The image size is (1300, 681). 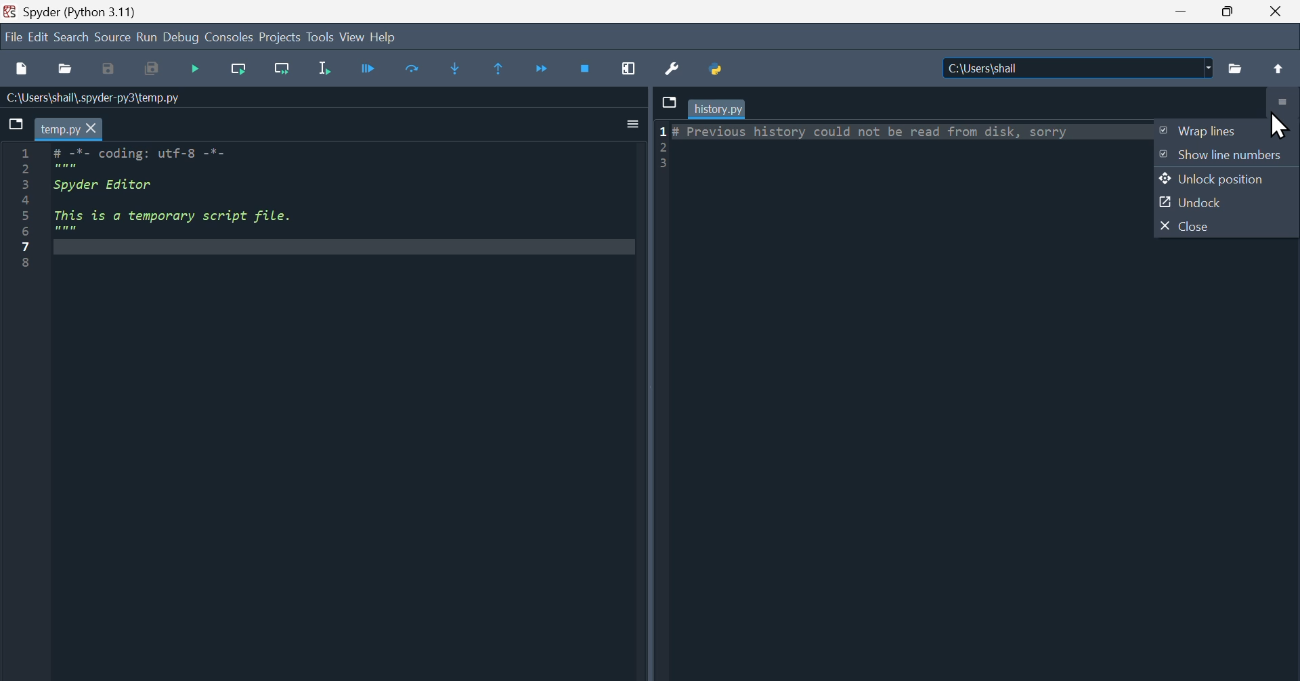 I want to click on Spyder Desktop Icon, so click(x=8, y=12).